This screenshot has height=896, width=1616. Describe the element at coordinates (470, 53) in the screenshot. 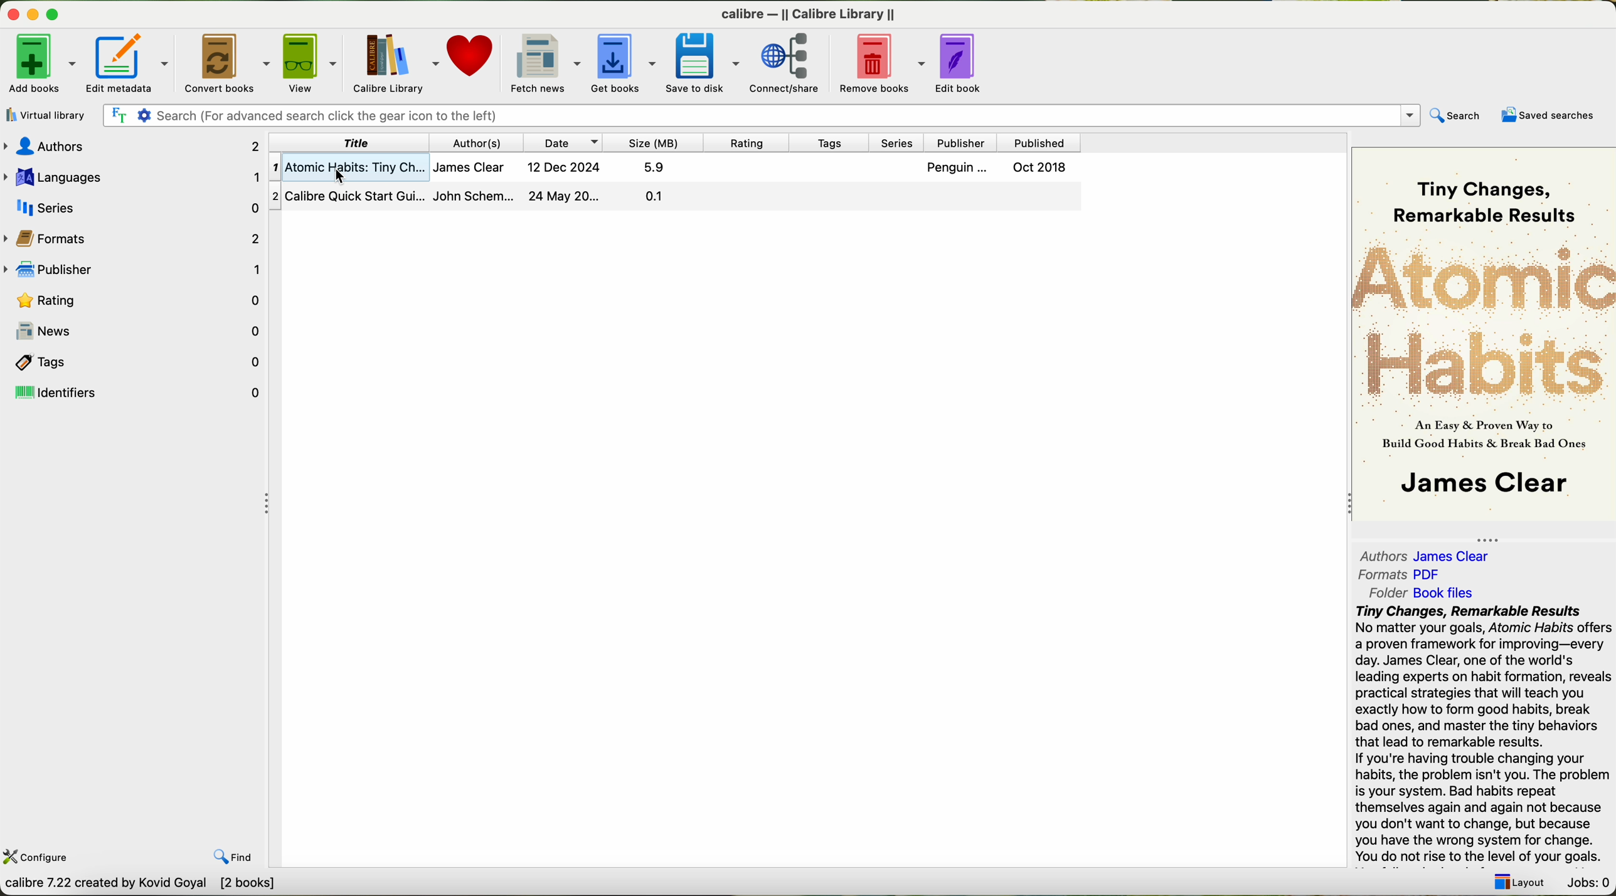

I see `donate` at that location.